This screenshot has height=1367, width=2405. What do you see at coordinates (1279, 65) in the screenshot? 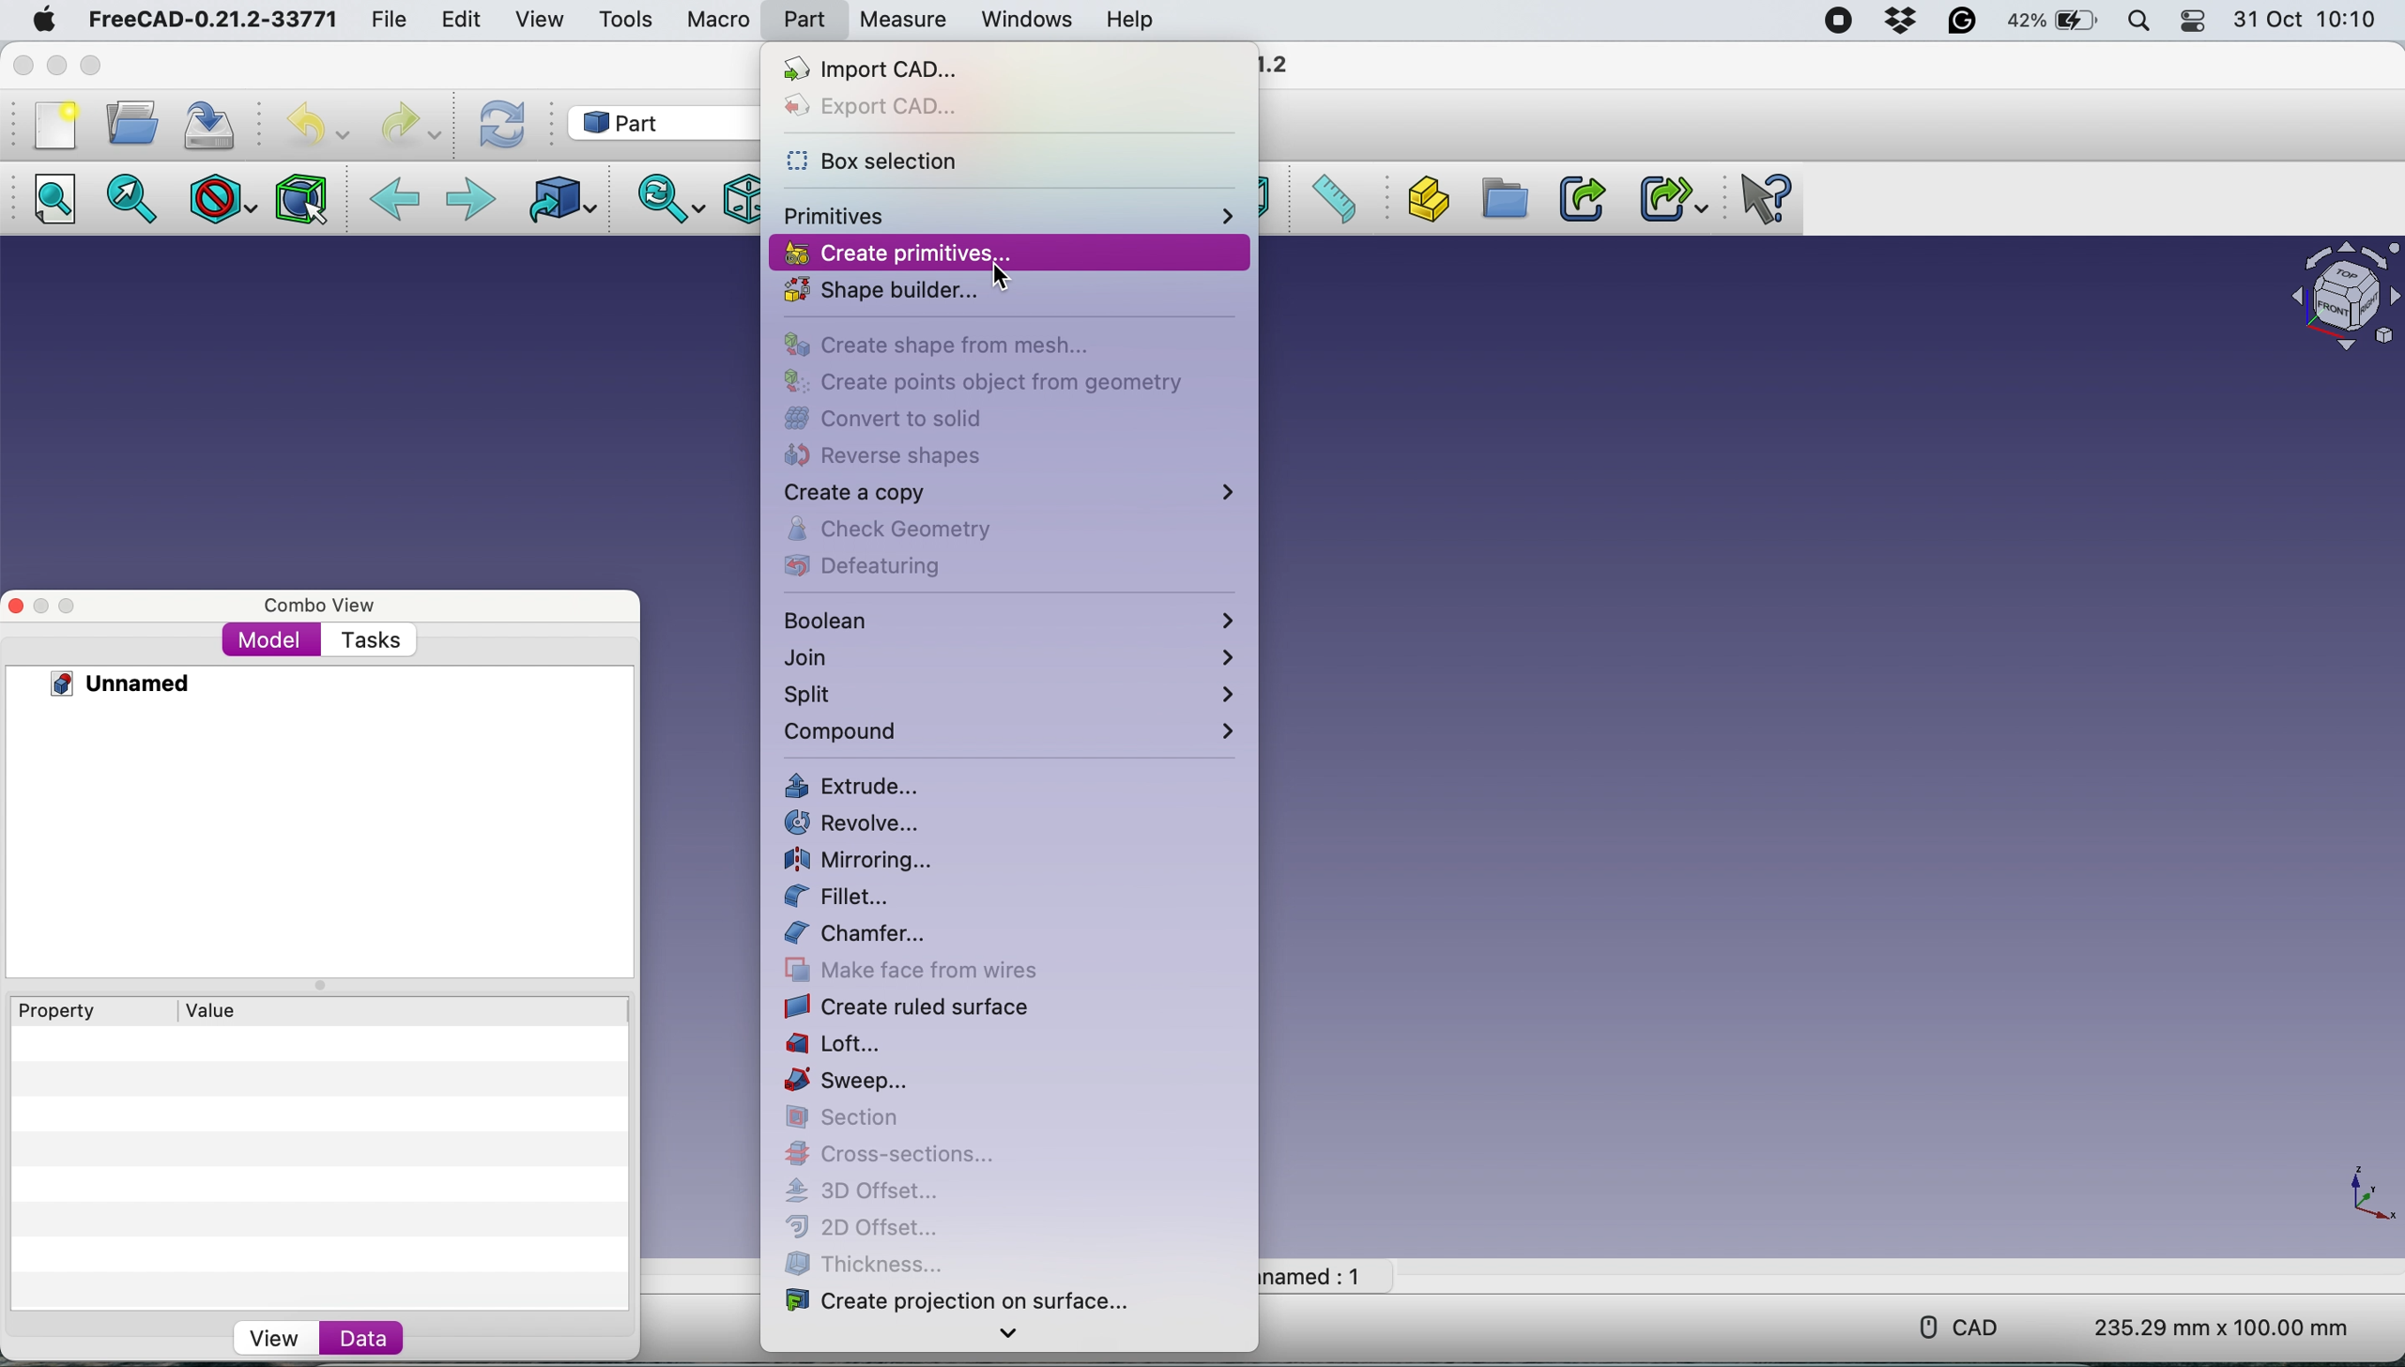
I see `FreeCAD 0.21.2` at bounding box center [1279, 65].